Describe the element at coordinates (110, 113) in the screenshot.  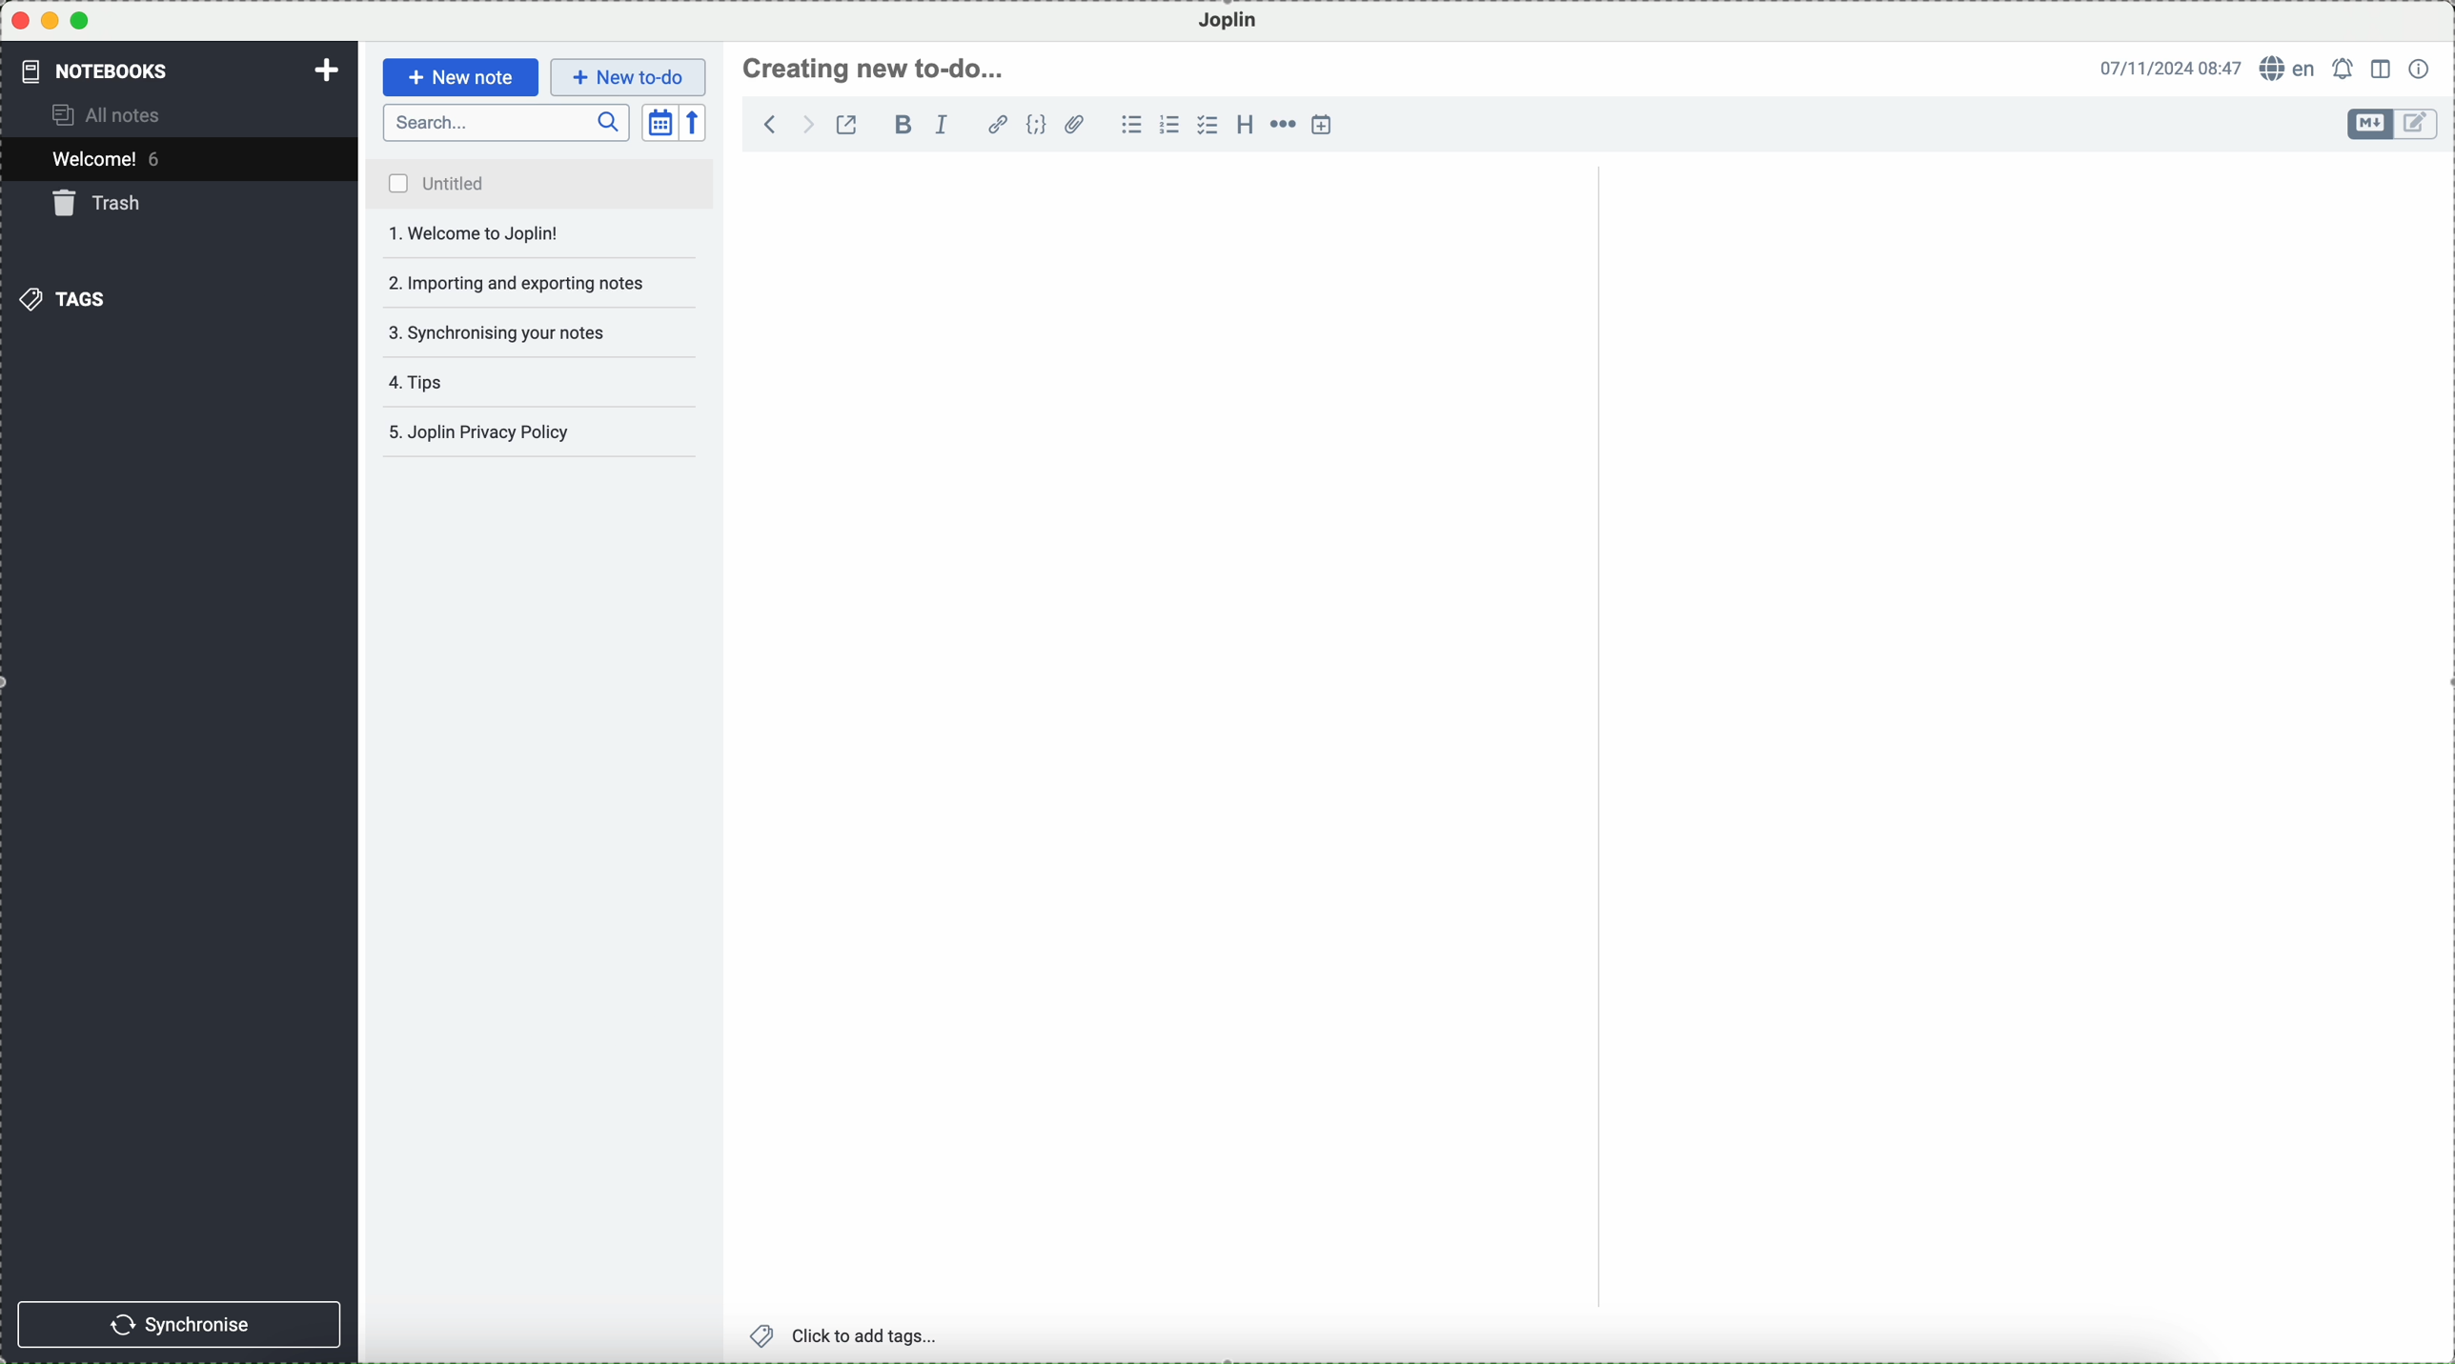
I see `all notes` at that location.